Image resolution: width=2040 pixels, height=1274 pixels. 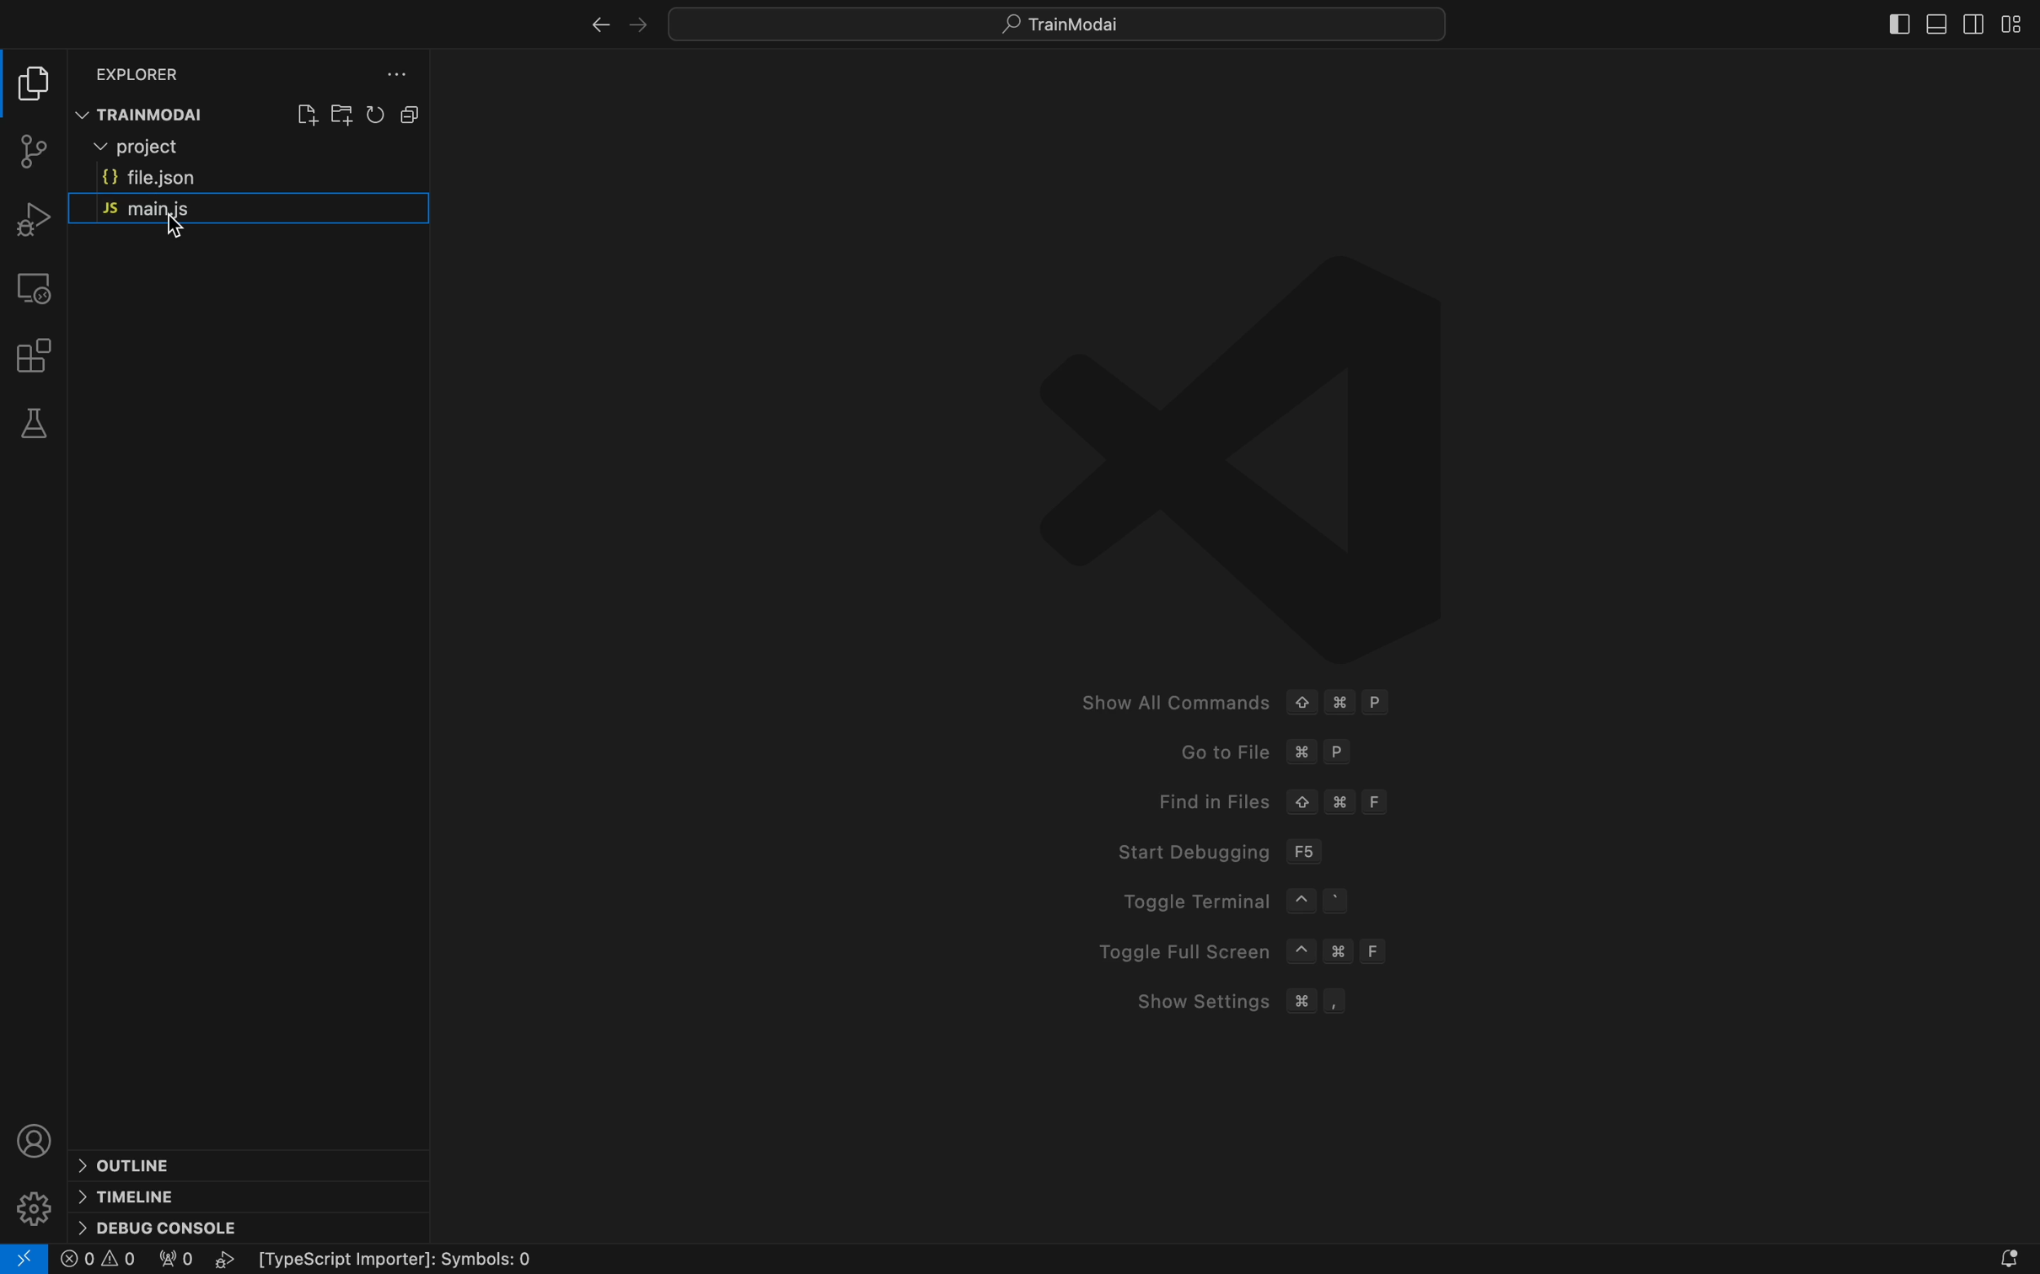 I want to click on trainMQDAI, so click(x=161, y=117).